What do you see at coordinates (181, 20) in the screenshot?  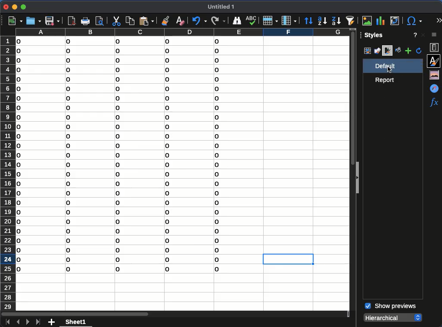 I see `clear formatting` at bounding box center [181, 20].